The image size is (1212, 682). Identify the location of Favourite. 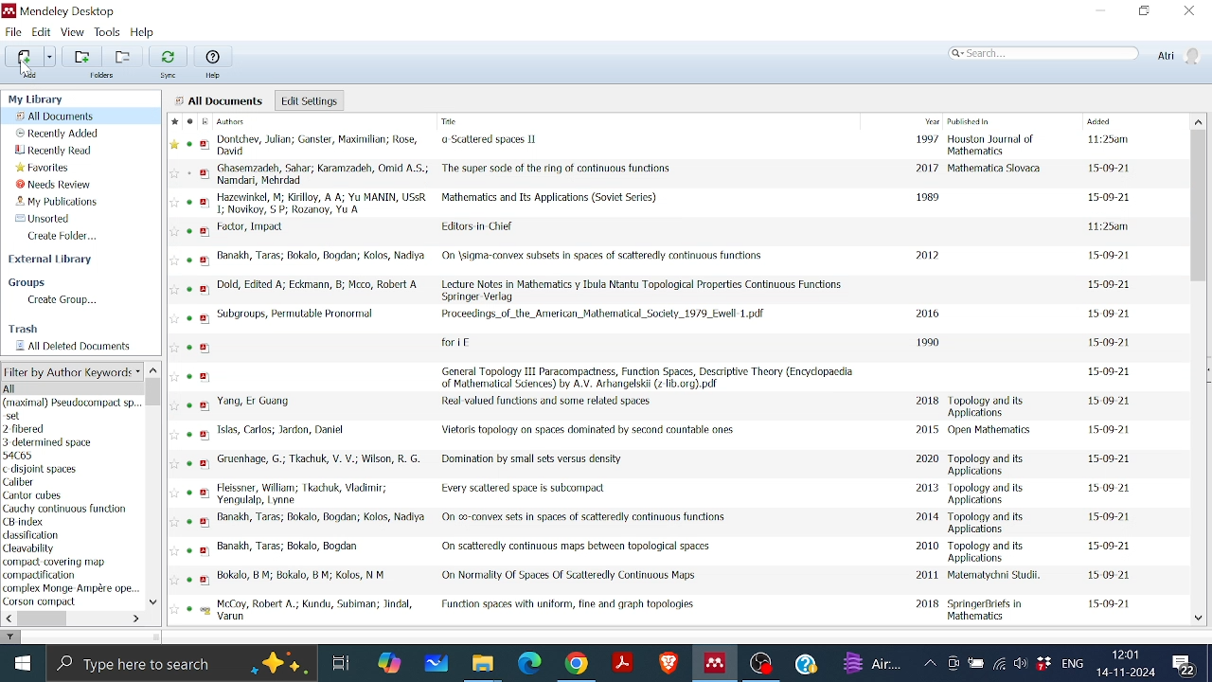
(176, 122).